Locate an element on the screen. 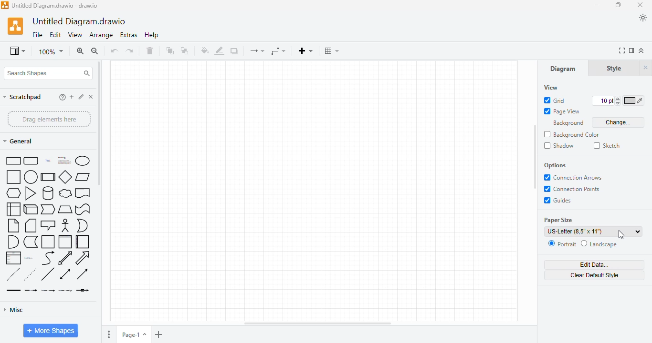  or is located at coordinates (82, 226).